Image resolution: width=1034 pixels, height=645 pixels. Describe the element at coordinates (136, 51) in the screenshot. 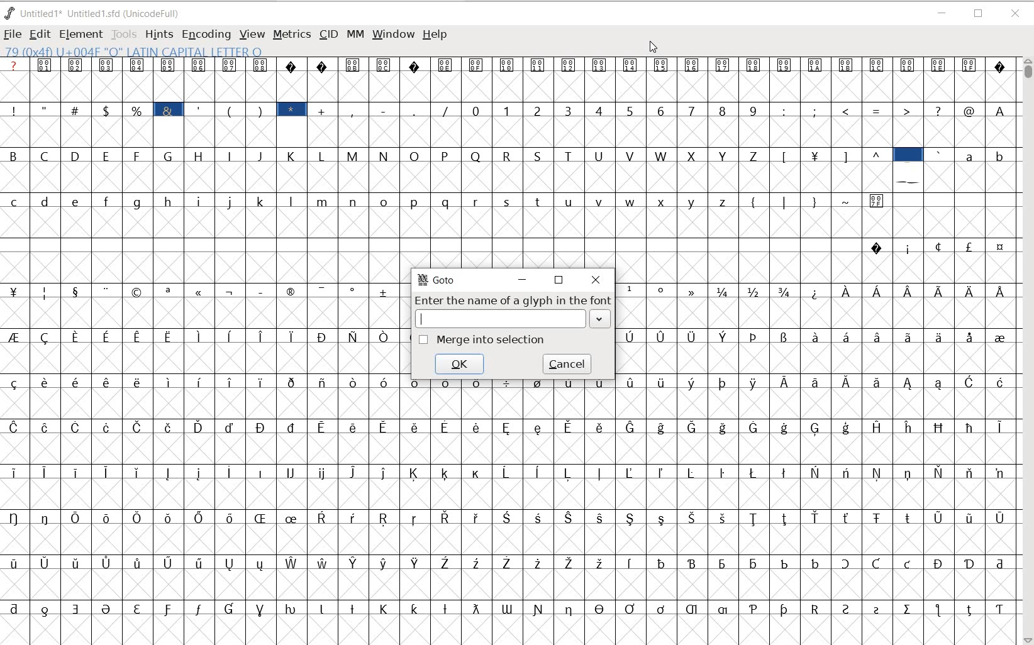

I see `79 (0+4f) U004F "O" LATIN CAPITAL LETTER O` at that location.